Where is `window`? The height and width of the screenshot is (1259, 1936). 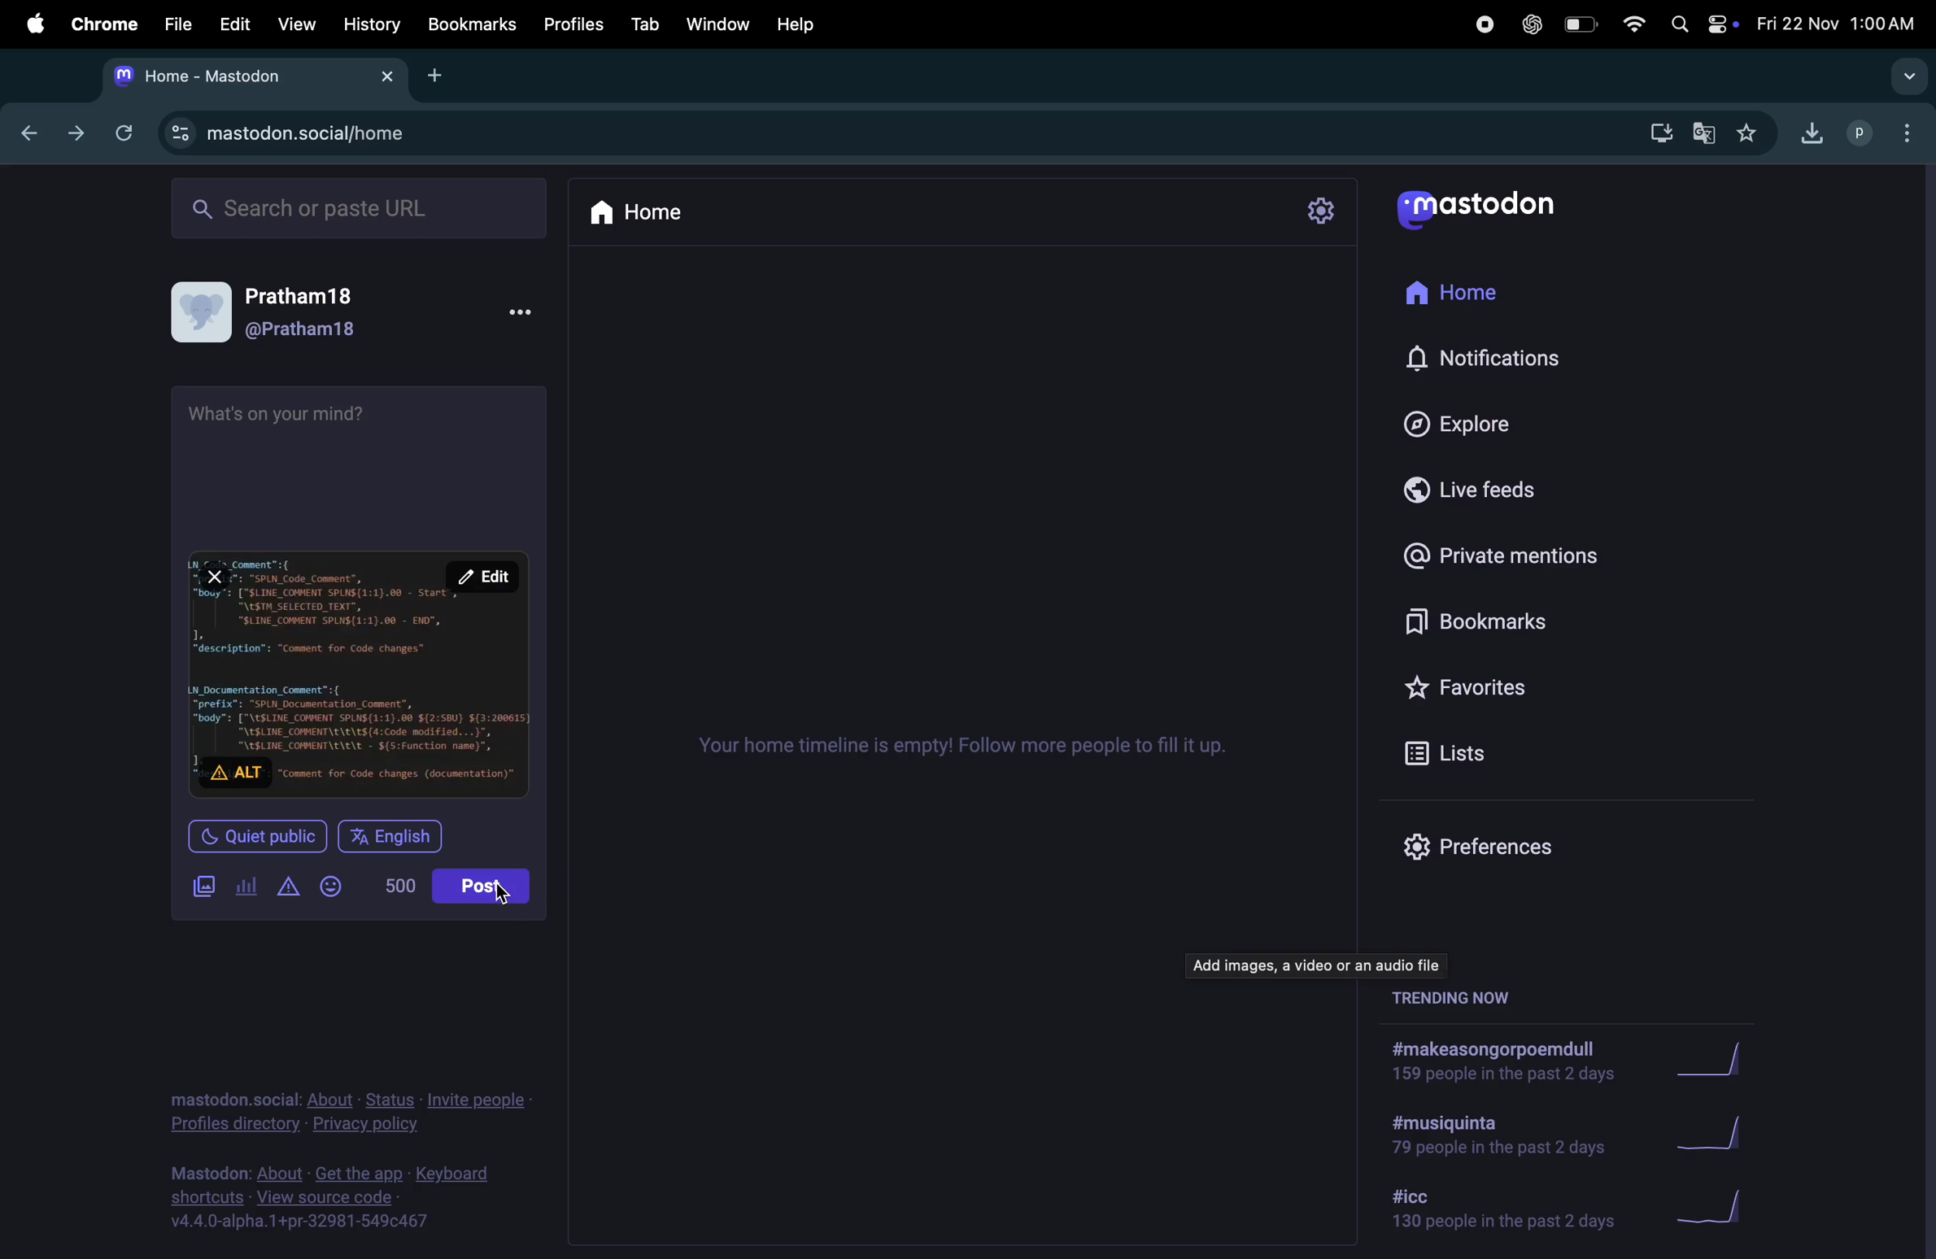 window is located at coordinates (718, 25).